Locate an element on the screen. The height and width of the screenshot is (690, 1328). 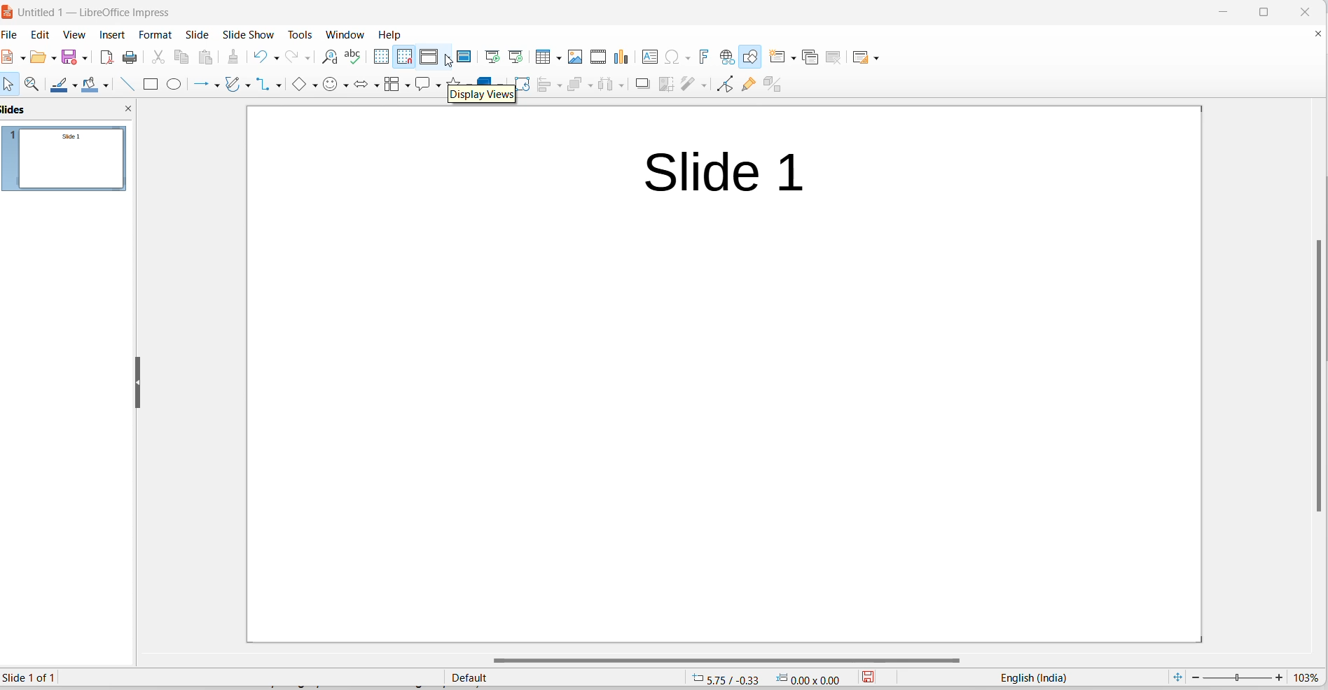
text language is located at coordinates (1034, 677).